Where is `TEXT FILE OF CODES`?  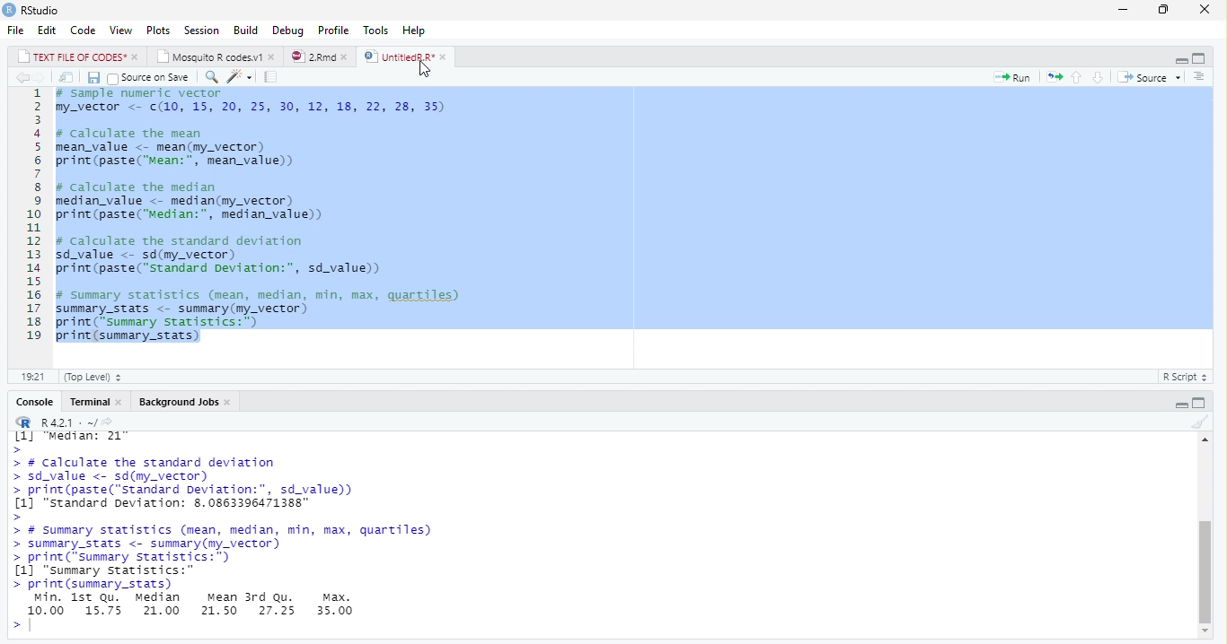 TEXT FILE OF CODES is located at coordinates (74, 58).